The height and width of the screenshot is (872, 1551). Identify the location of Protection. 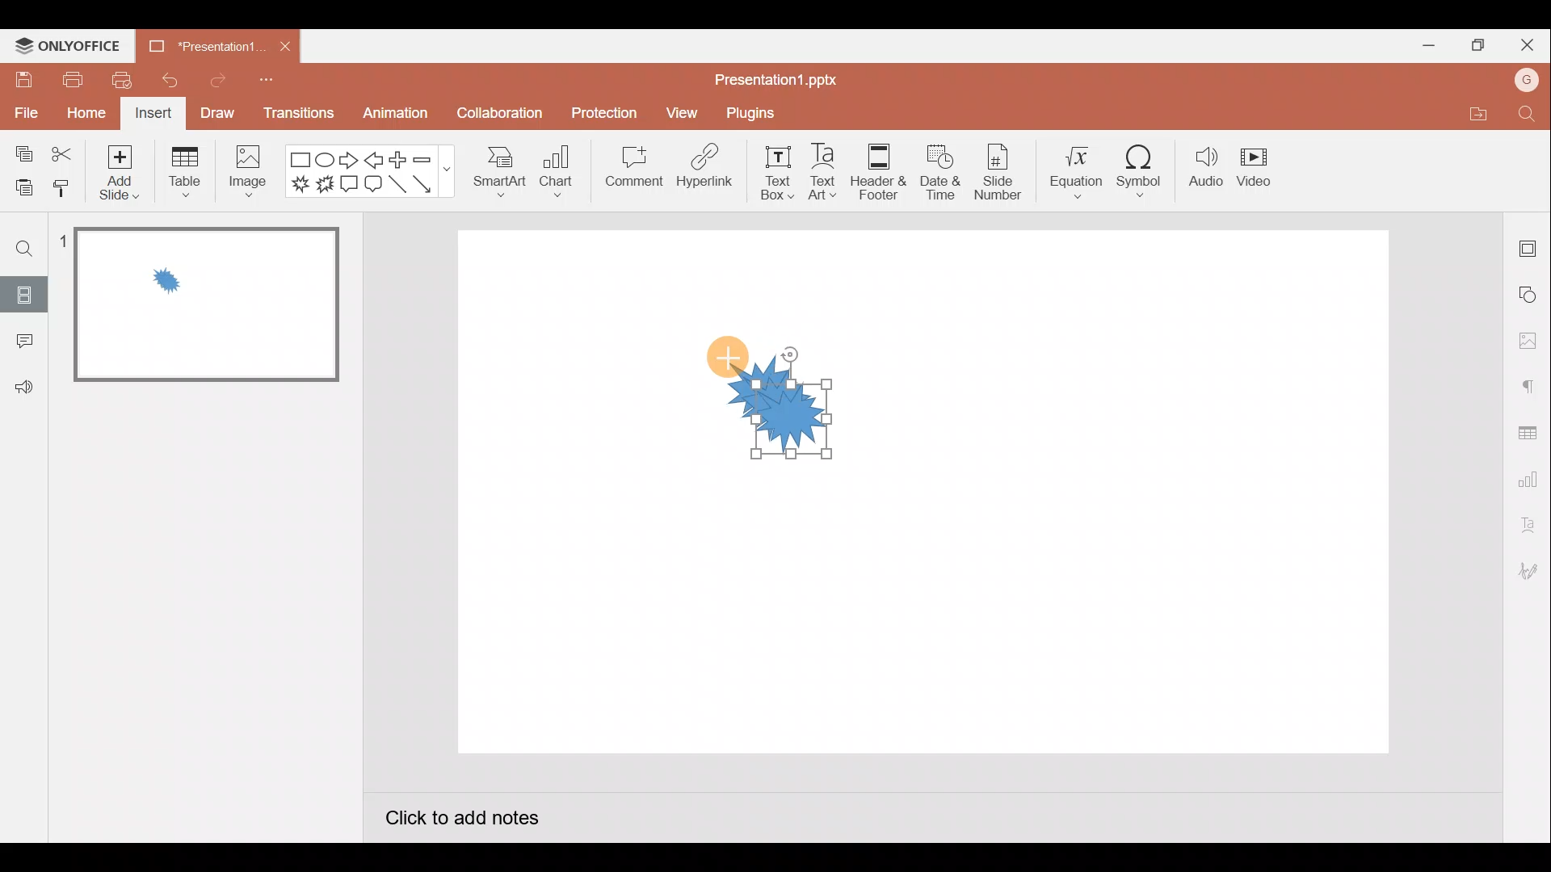
(603, 107).